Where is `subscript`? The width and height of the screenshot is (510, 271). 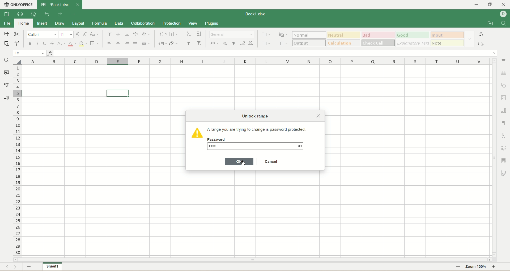 subscript is located at coordinates (62, 44).